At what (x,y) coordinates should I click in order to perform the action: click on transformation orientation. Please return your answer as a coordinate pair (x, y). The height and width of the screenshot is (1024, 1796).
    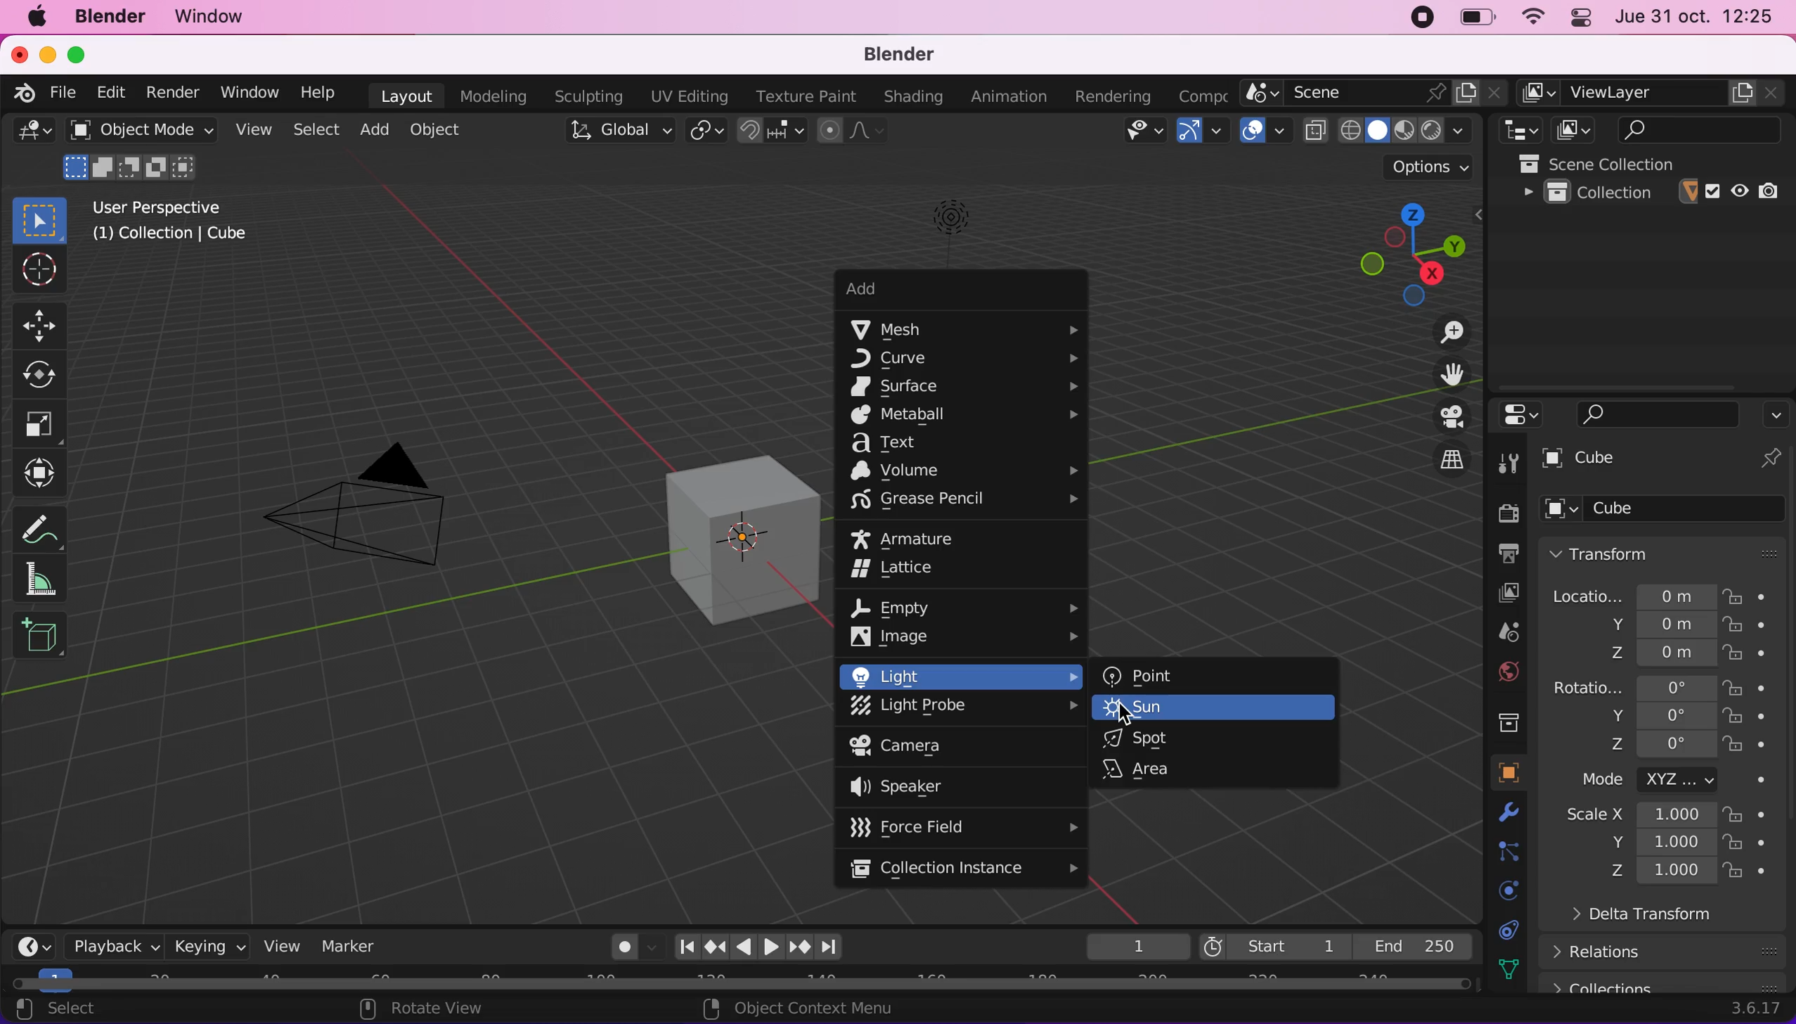
    Looking at the image, I should click on (623, 130).